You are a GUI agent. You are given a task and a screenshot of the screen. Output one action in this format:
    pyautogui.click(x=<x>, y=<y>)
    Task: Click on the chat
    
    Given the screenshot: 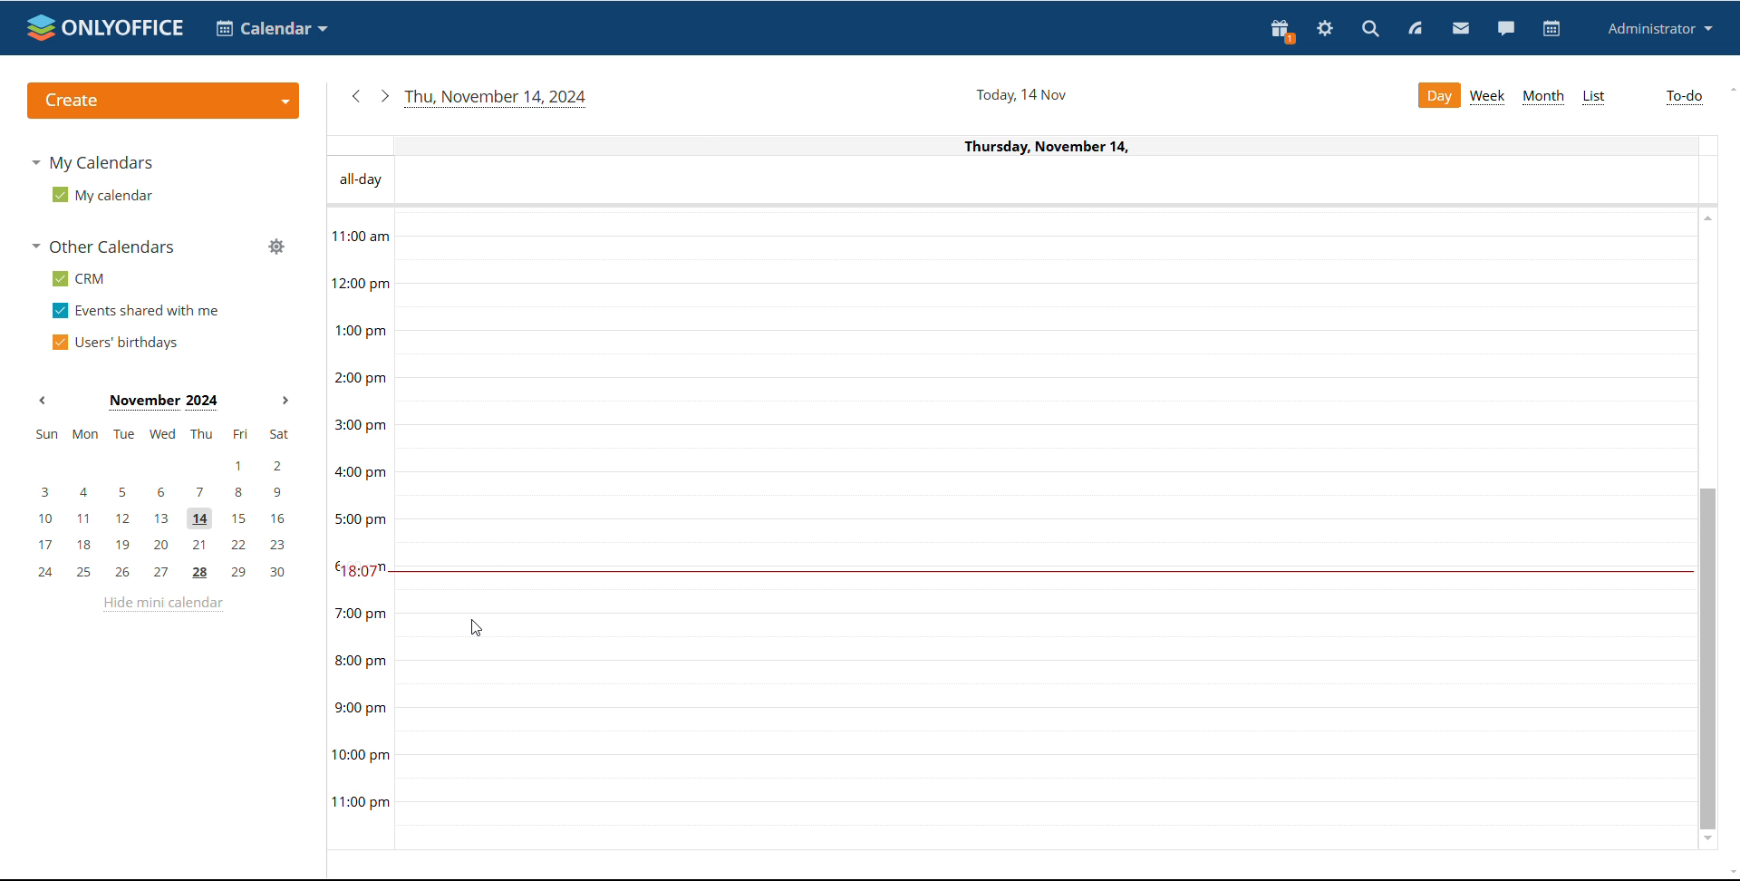 What is the action you would take?
    pyautogui.click(x=1505, y=28)
    